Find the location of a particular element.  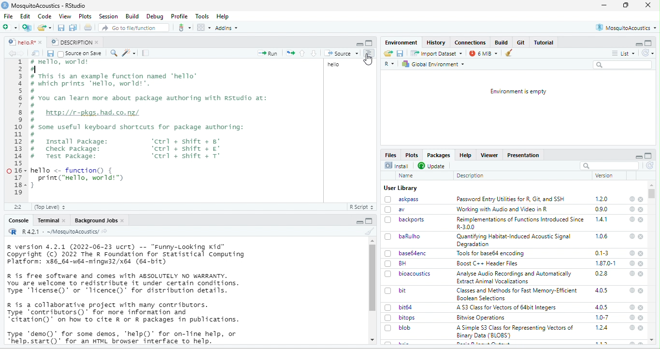

full screen is located at coordinates (625, 5).